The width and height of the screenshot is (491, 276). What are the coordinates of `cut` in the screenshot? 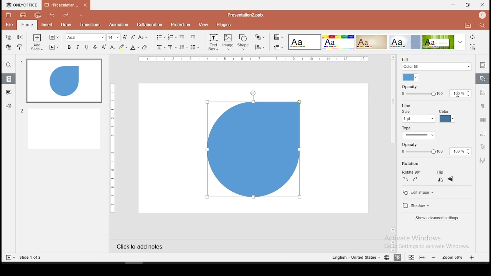 It's located at (20, 38).